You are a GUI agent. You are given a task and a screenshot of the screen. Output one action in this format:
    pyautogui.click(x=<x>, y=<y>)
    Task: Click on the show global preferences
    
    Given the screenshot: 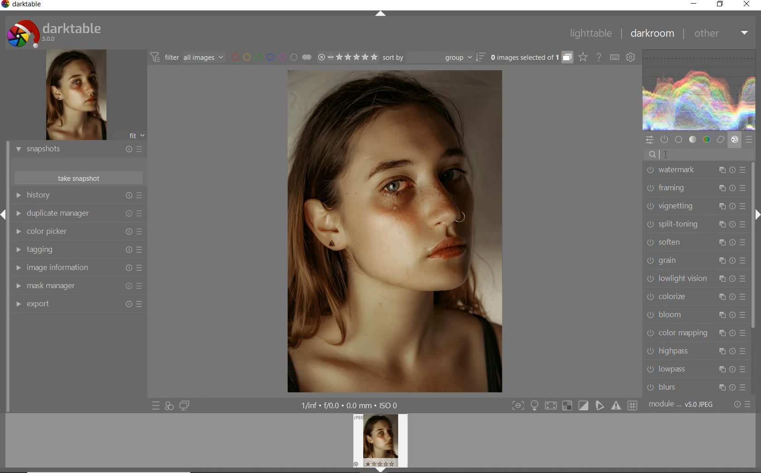 What is the action you would take?
    pyautogui.click(x=631, y=58)
    